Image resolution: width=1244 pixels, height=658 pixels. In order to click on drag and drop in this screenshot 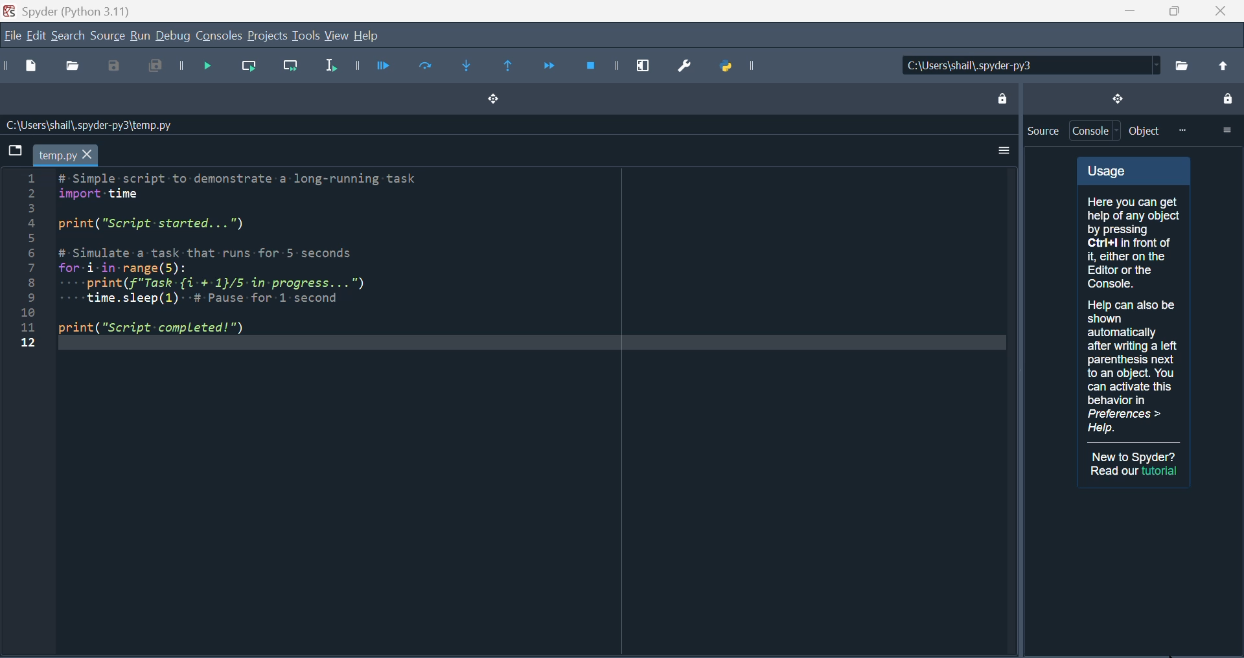, I will do `click(1116, 98)`.